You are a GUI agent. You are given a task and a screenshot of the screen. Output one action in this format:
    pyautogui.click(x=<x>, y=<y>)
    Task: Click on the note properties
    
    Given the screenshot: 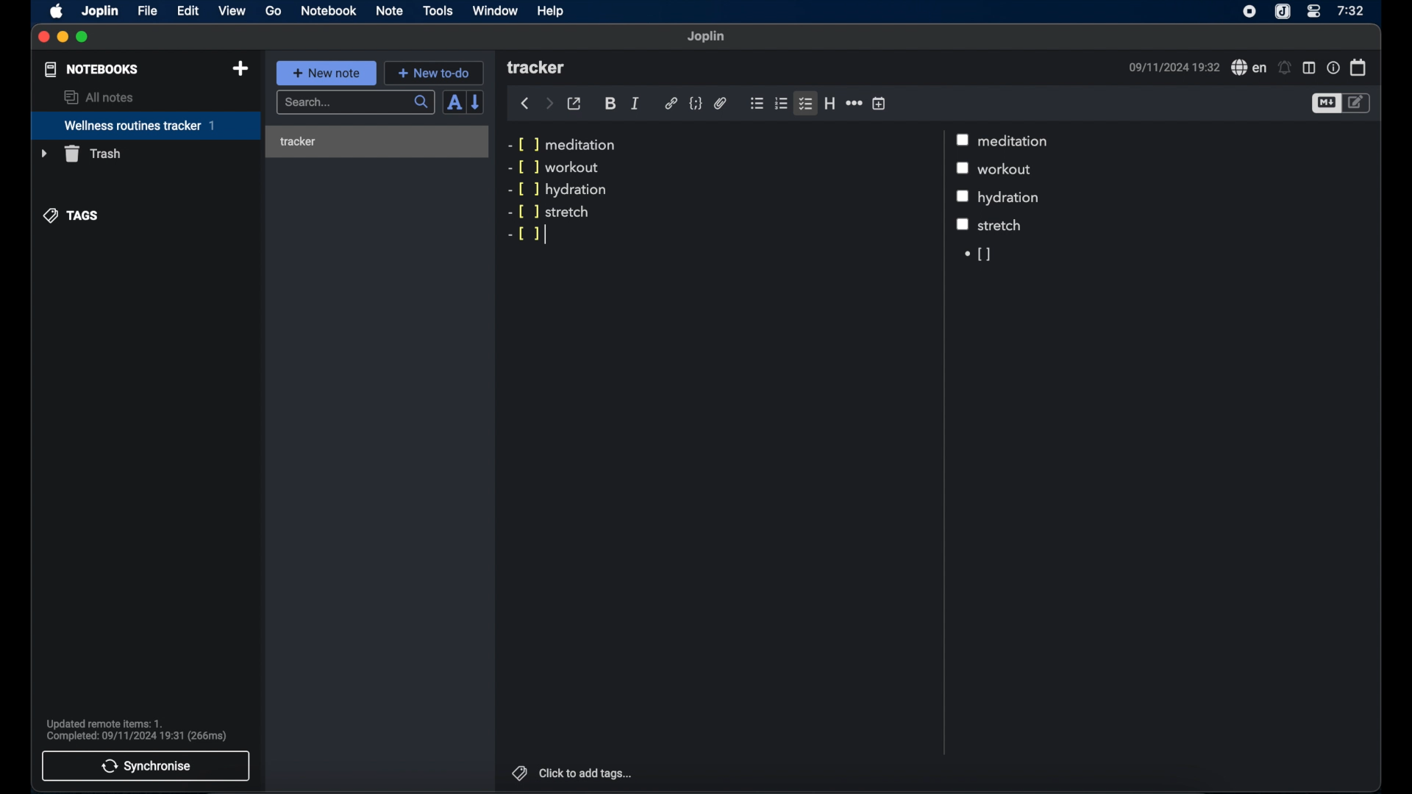 What is the action you would take?
    pyautogui.click(x=1333, y=67)
    